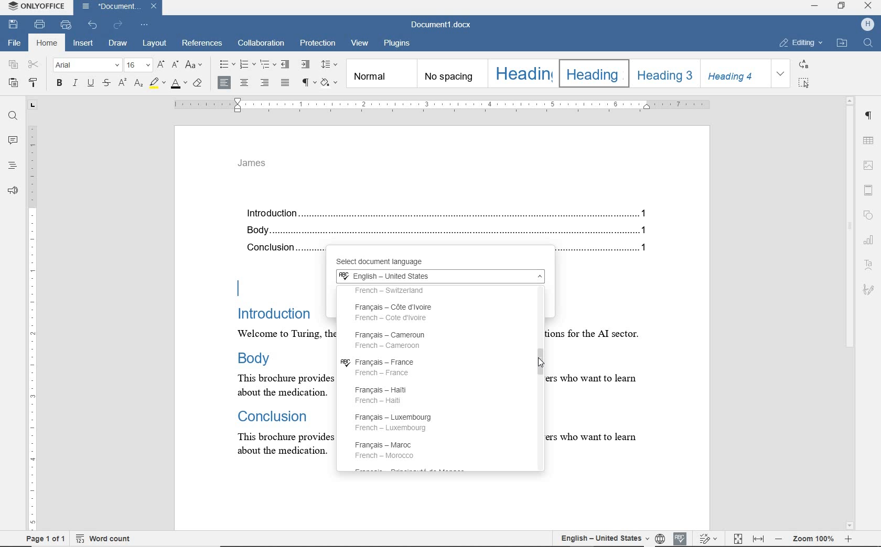  What do you see at coordinates (13, 117) in the screenshot?
I see `find` at bounding box center [13, 117].